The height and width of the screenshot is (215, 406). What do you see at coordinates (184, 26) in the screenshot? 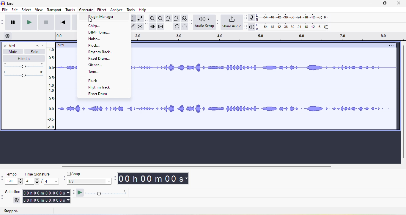
I see `redo` at bounding box center [184, 26].